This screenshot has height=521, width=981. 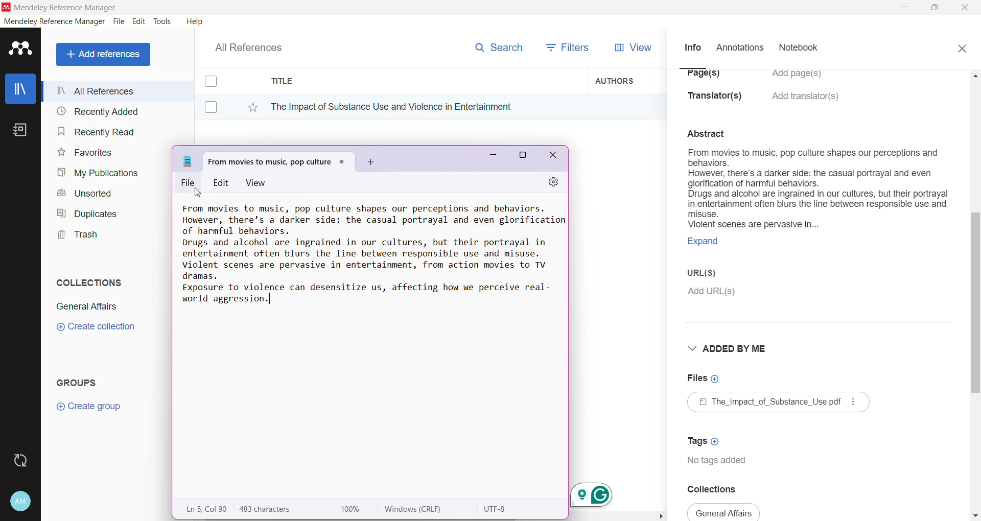 I want to click on Filters, so click(x=570, y=46).